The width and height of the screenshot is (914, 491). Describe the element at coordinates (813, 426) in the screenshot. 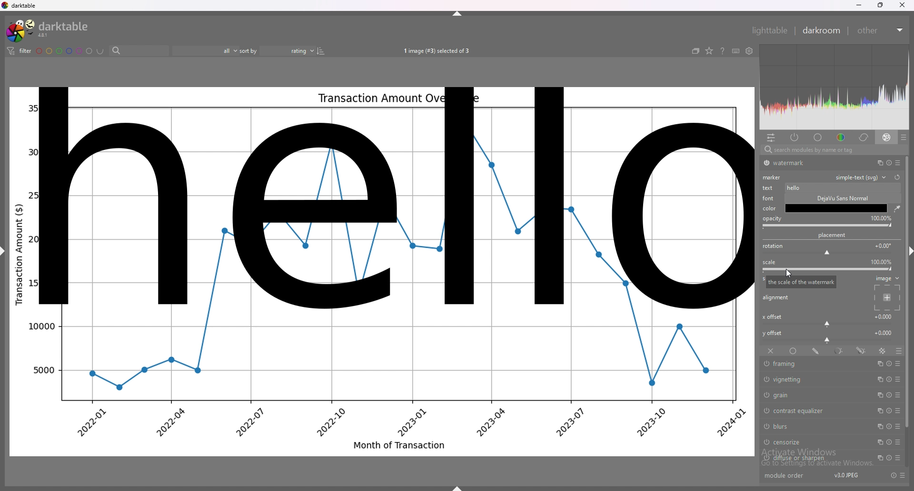

I see `blurs` at that location.